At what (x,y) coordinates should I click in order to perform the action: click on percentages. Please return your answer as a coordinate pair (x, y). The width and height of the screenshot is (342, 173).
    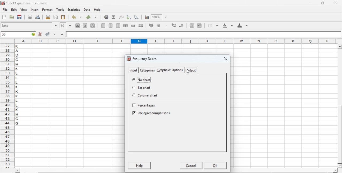
    Looking at the image, I should click on (145, 106).